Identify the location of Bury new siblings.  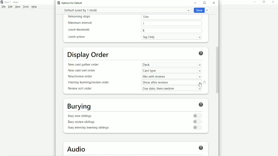
(81, 116).